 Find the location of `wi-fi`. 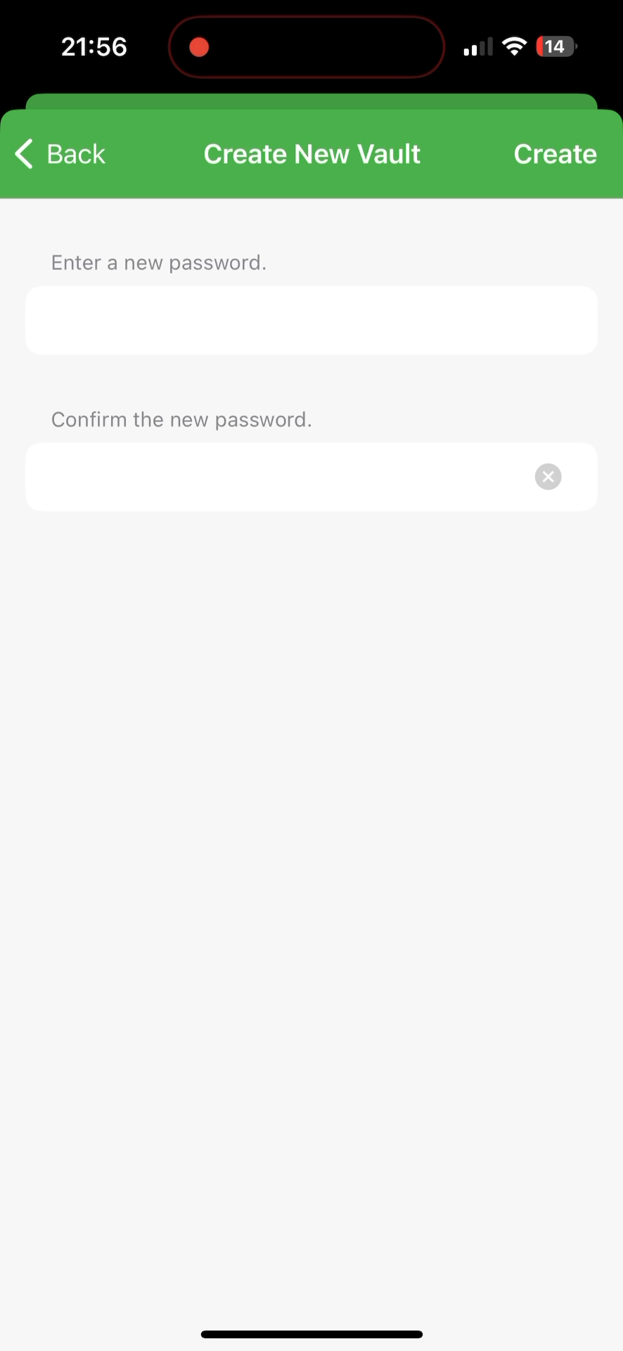

wi-fi is located at coordinates (515, 52).